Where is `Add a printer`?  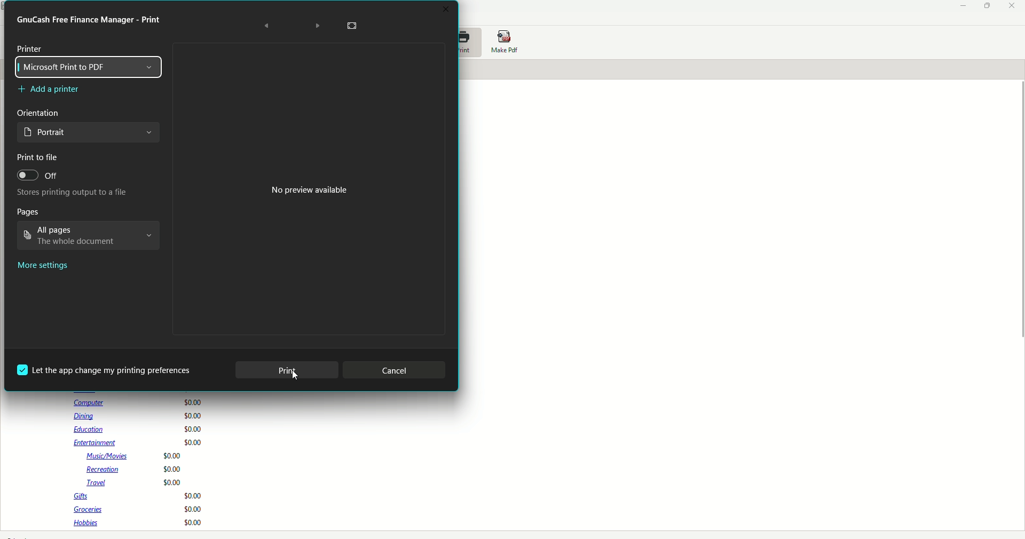
Add a printer is located at coordinates (52, 90).